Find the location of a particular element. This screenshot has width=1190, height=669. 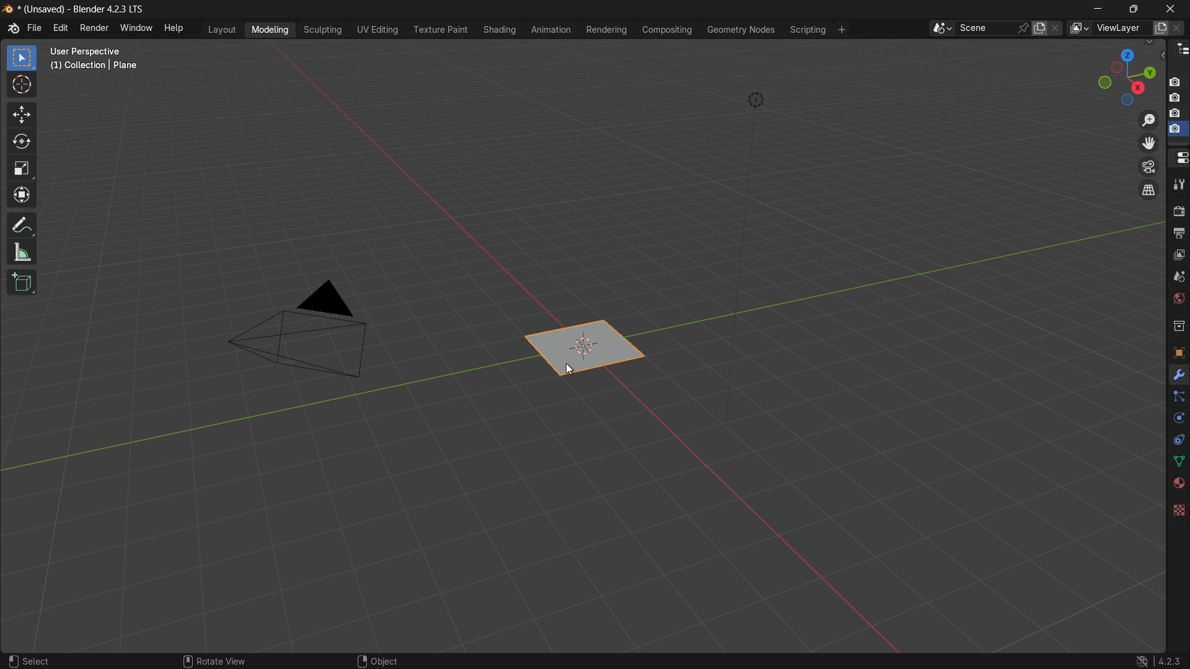

scale is located at coordinates (22, 170).